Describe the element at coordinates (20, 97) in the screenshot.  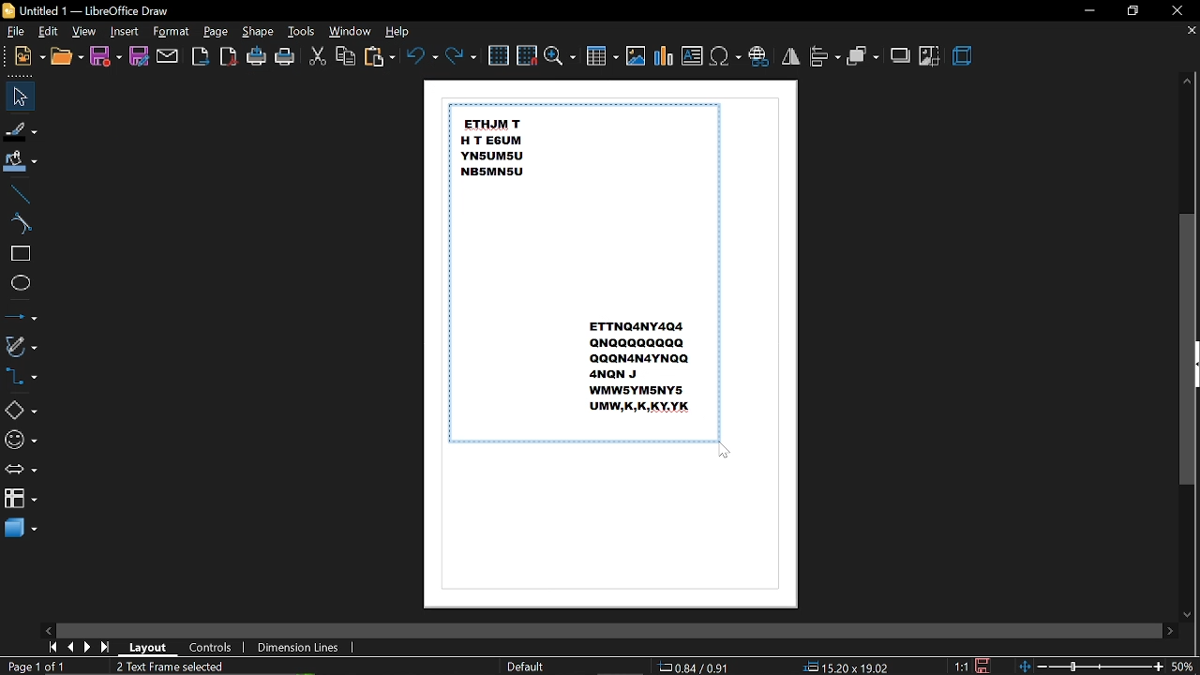
I see `select` at that location.